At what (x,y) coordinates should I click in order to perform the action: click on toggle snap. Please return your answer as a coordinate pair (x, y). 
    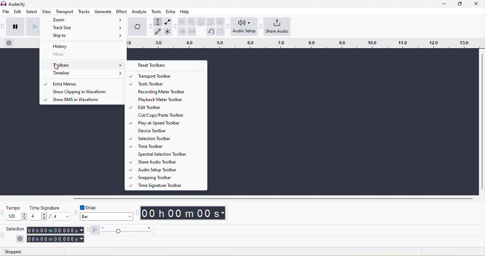
    Looking at the image, I should click on (89, 207).